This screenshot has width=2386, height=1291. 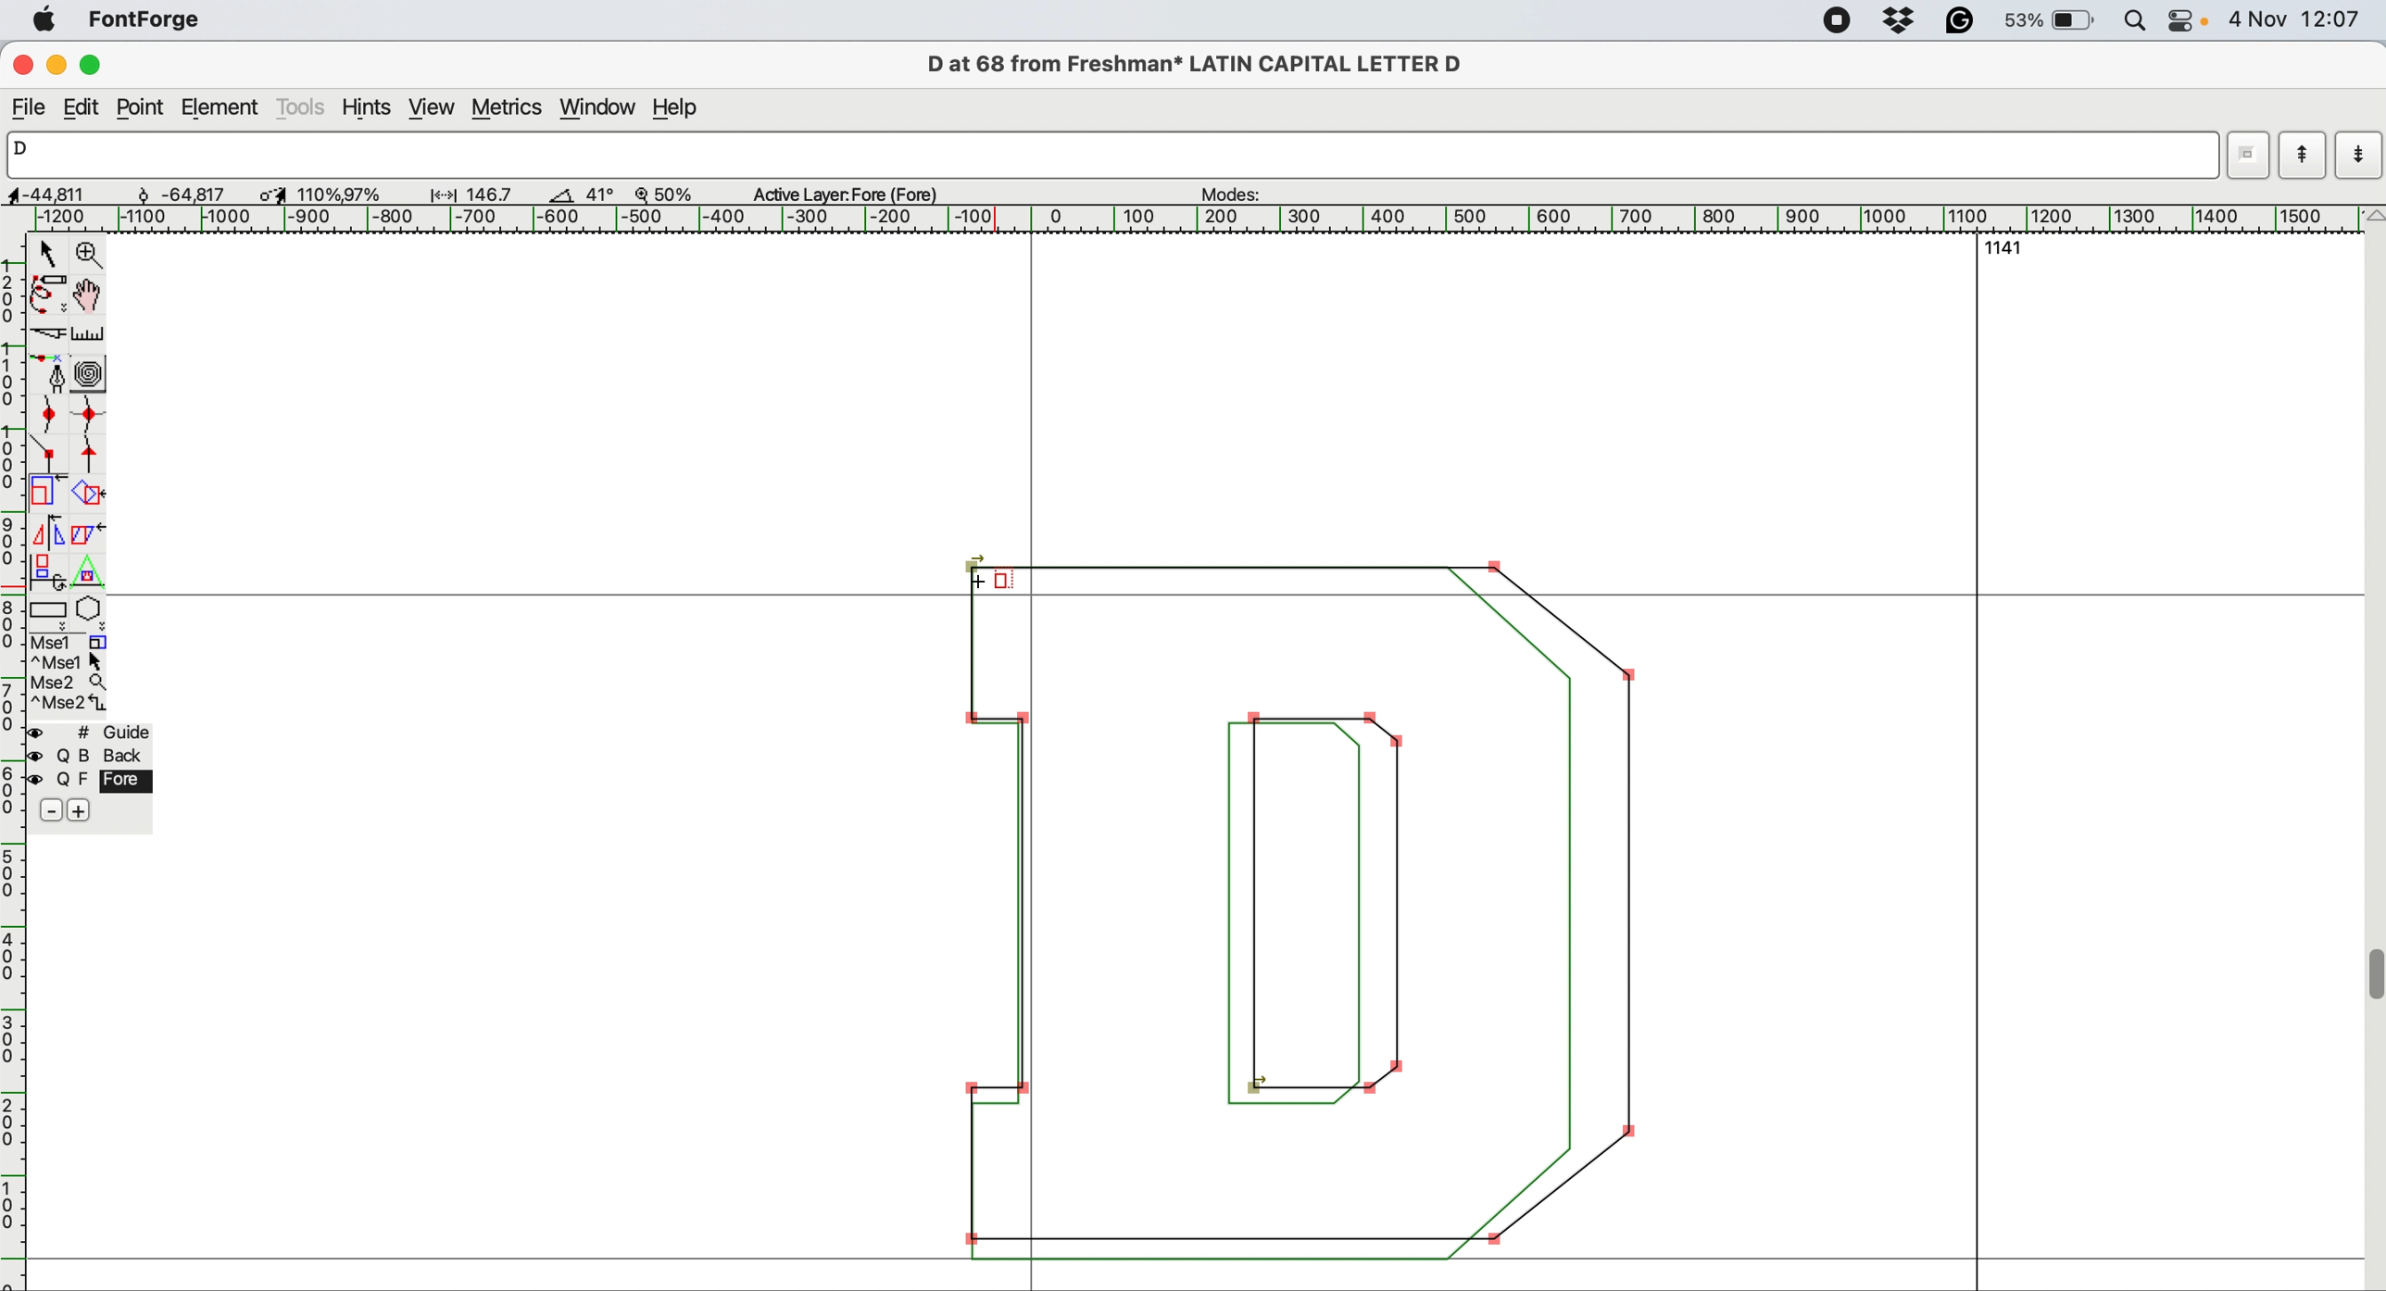 What do you see at coordinates (50, 253) in the screenshot?
I see `pointer` at bounding box center [50, 253].